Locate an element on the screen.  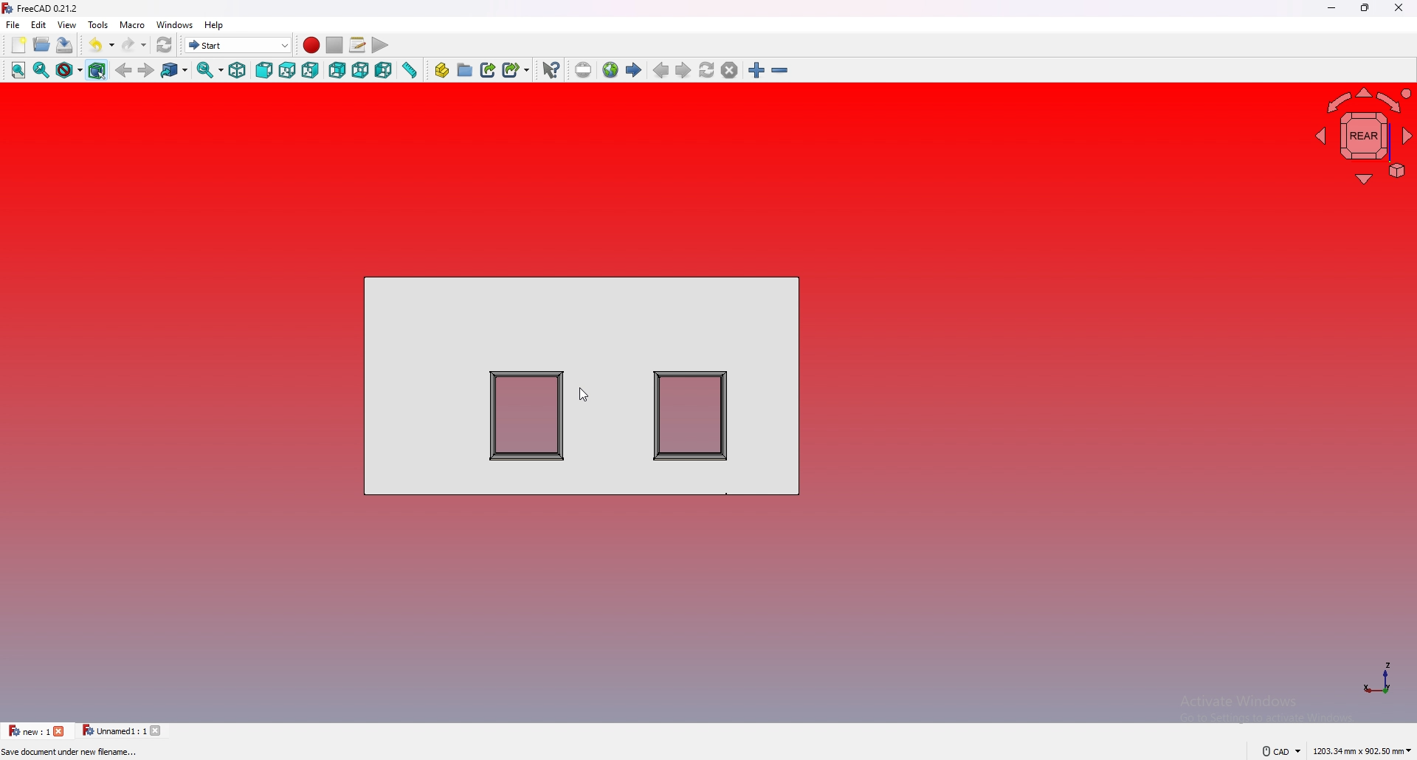
switch between workbenches is located at coordinates (238, 45).